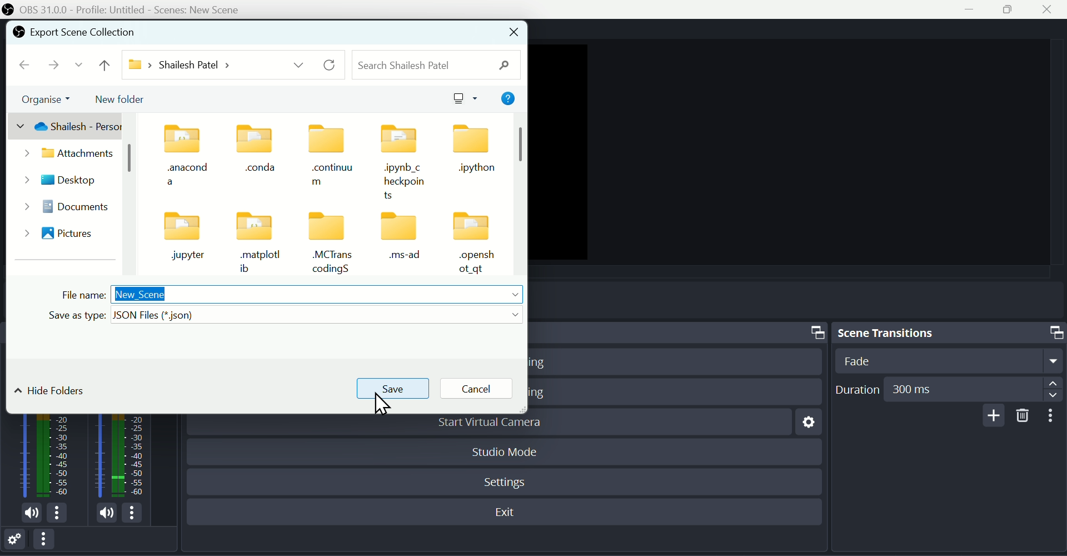  I want to click on OBS 30.0 .0 Profile: untitled, Scenes: New scenes, so click(127, 9).